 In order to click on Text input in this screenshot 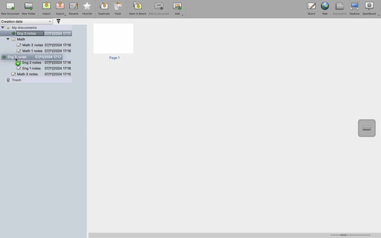, I will do `click(366, 128)`.